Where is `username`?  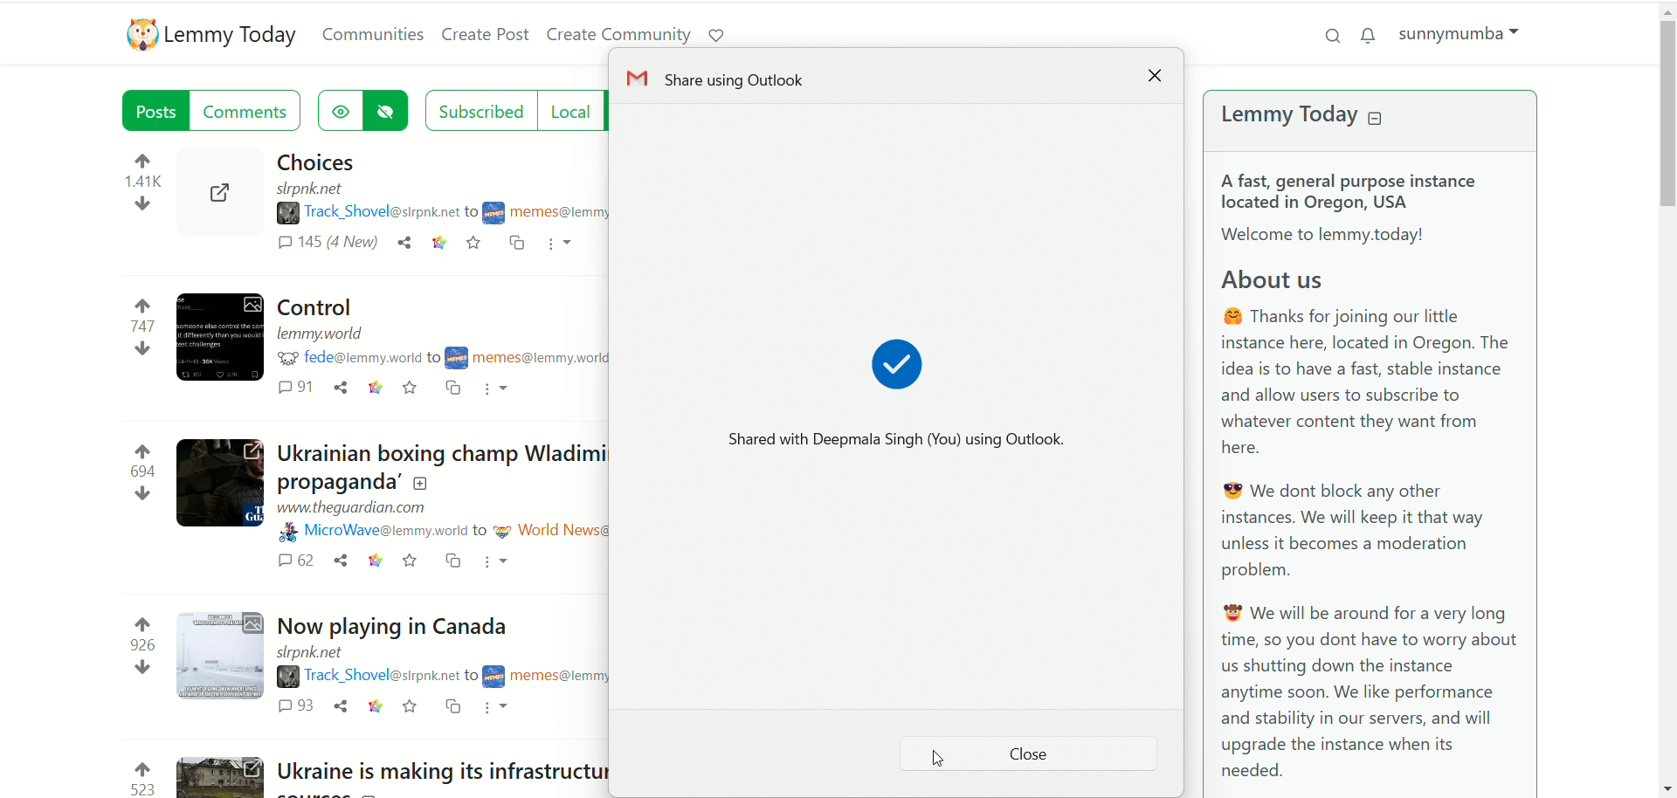 username is located at coordinates (376, 532).